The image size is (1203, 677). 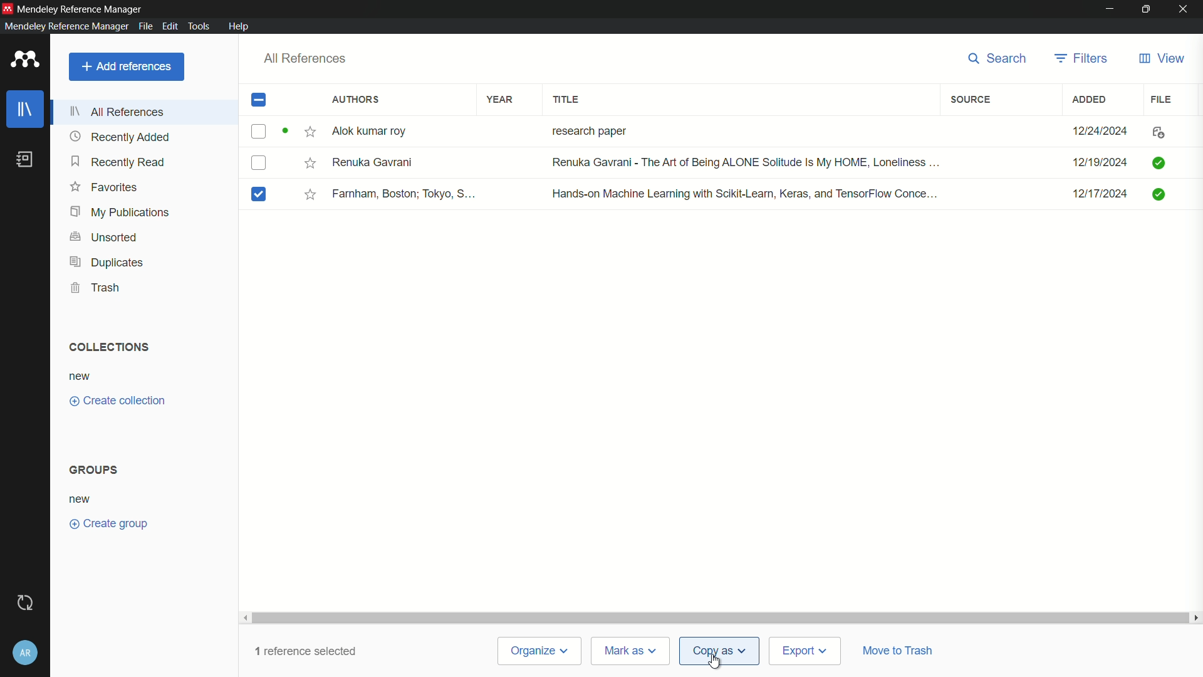 I want to click on 12/19/2024, so click(x=1098, y=161).